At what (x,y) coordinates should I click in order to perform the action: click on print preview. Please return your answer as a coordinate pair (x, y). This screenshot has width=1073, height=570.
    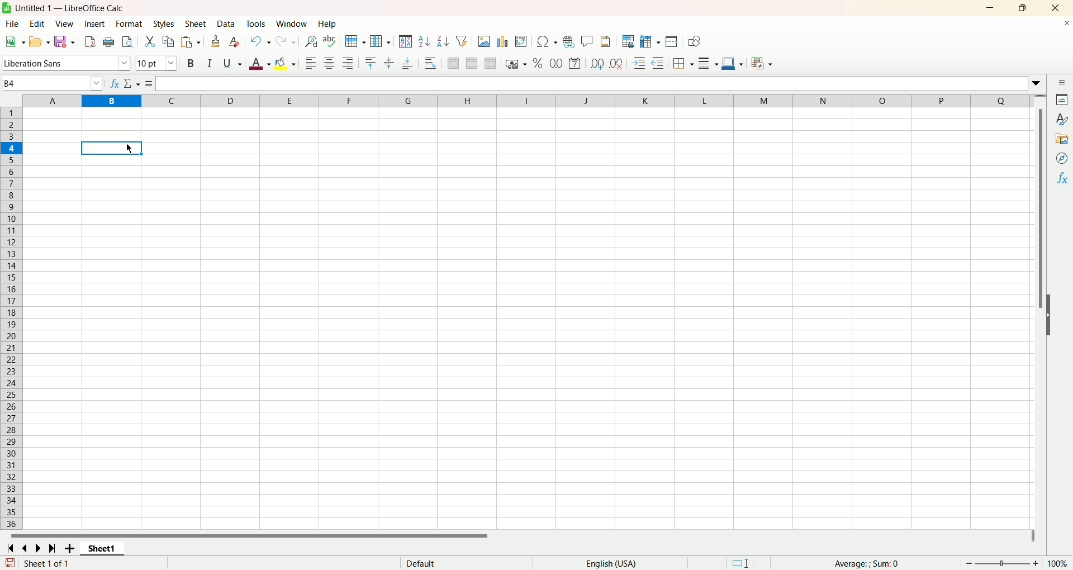
    Looking at the image, I should click on (127, 43).